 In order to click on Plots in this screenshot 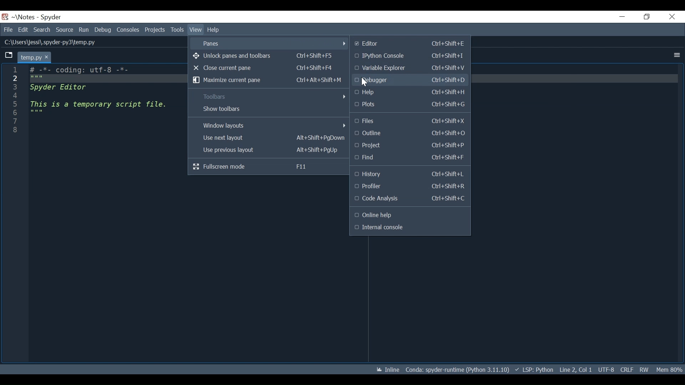, I will do `click(410, 104)`.